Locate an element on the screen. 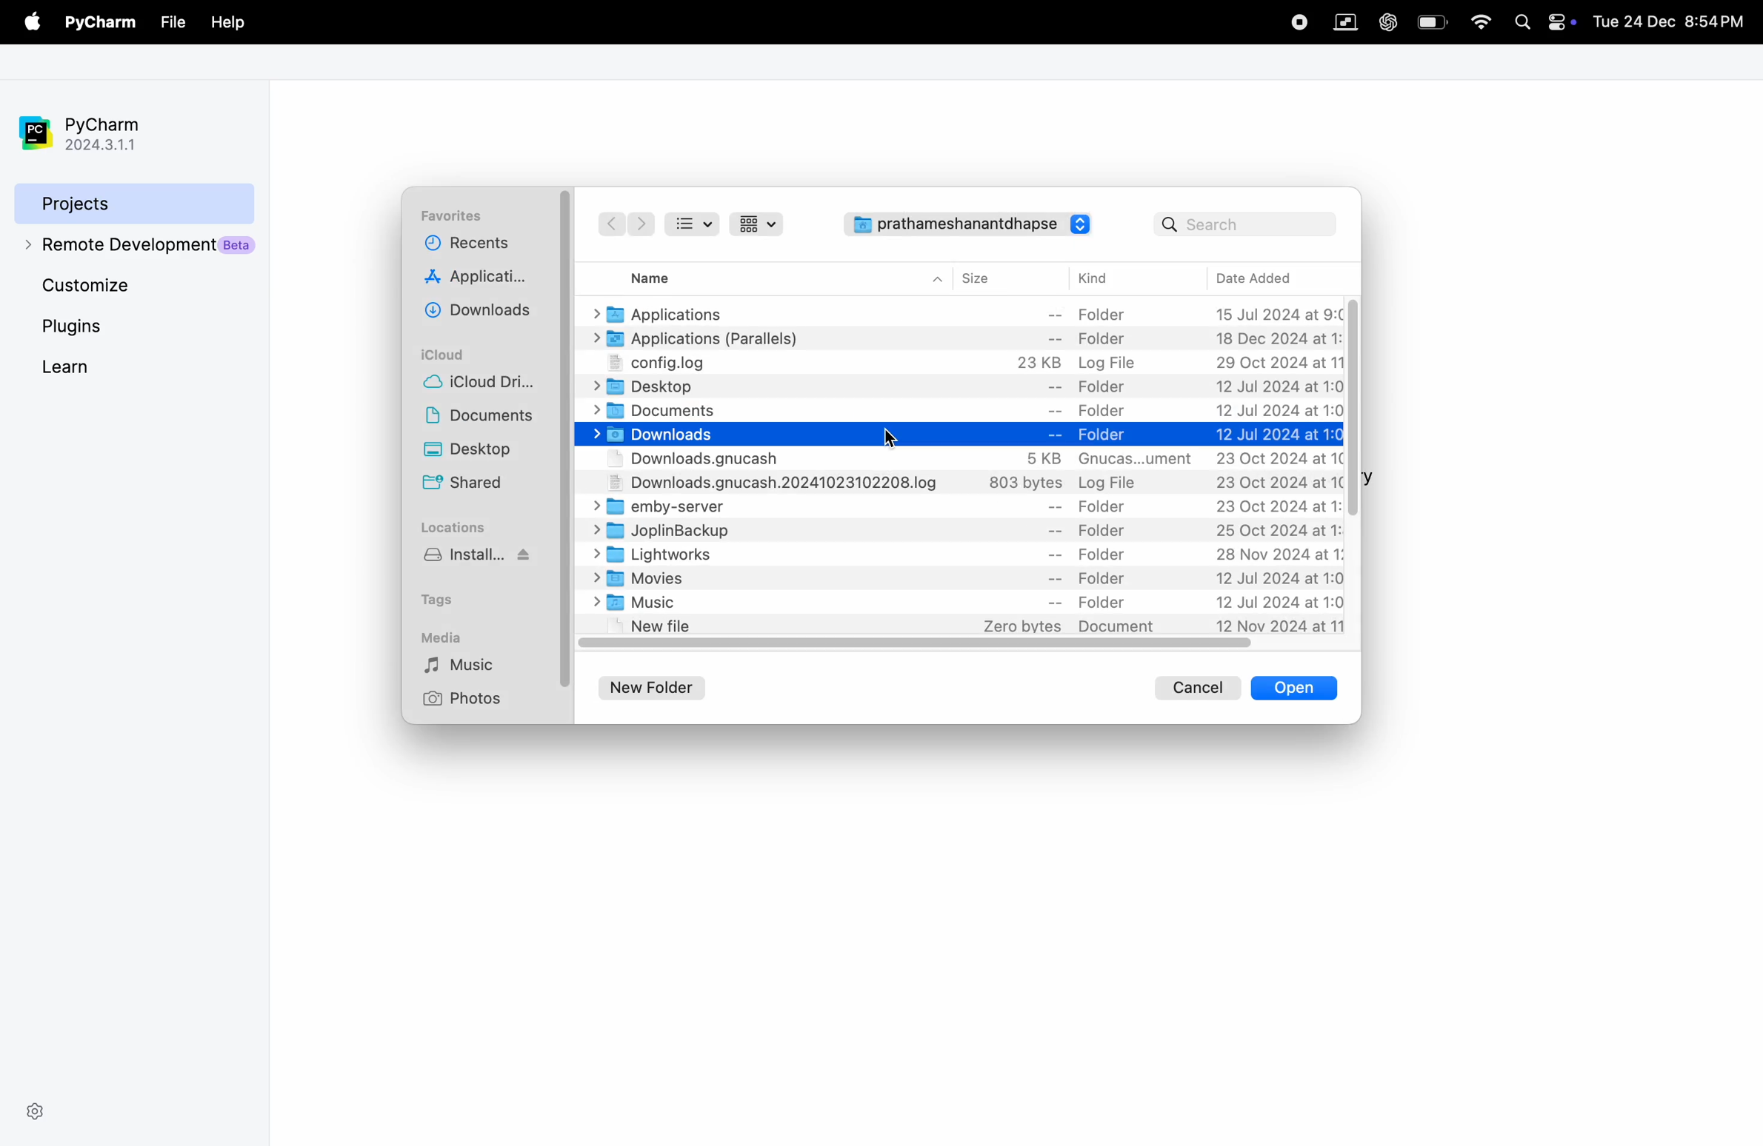 The width and height of the screenshot is (1763, 1146). battery is located at coordinates (1564, 21).